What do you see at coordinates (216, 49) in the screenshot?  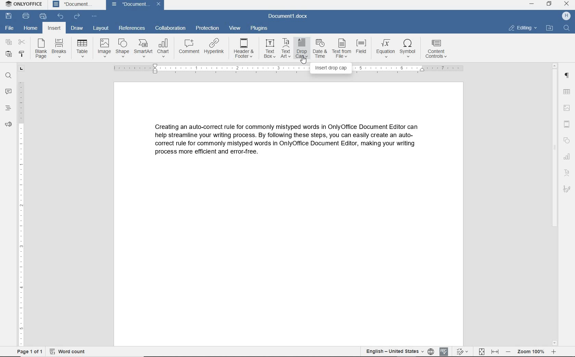 I see `hyperlink` at bounding box center [216, 49].